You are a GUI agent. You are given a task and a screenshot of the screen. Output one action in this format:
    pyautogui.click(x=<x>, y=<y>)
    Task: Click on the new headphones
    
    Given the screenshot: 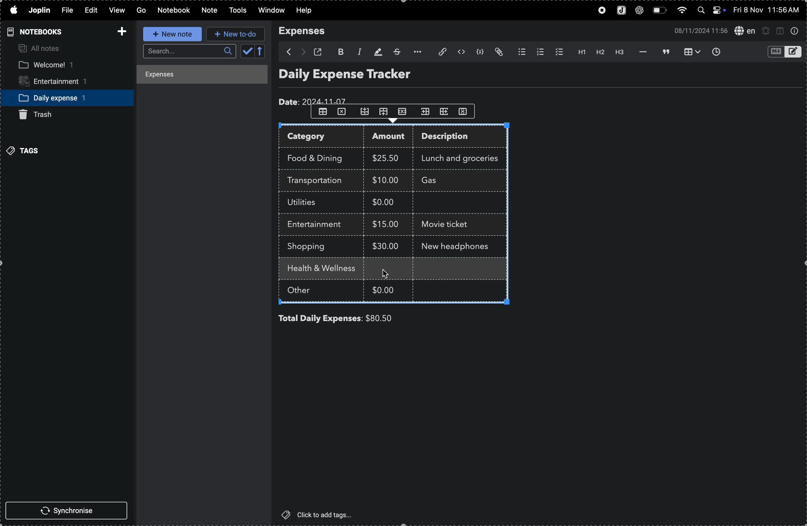 What is the action you would take?
    pyautogui.click(x=459, y=245)
    